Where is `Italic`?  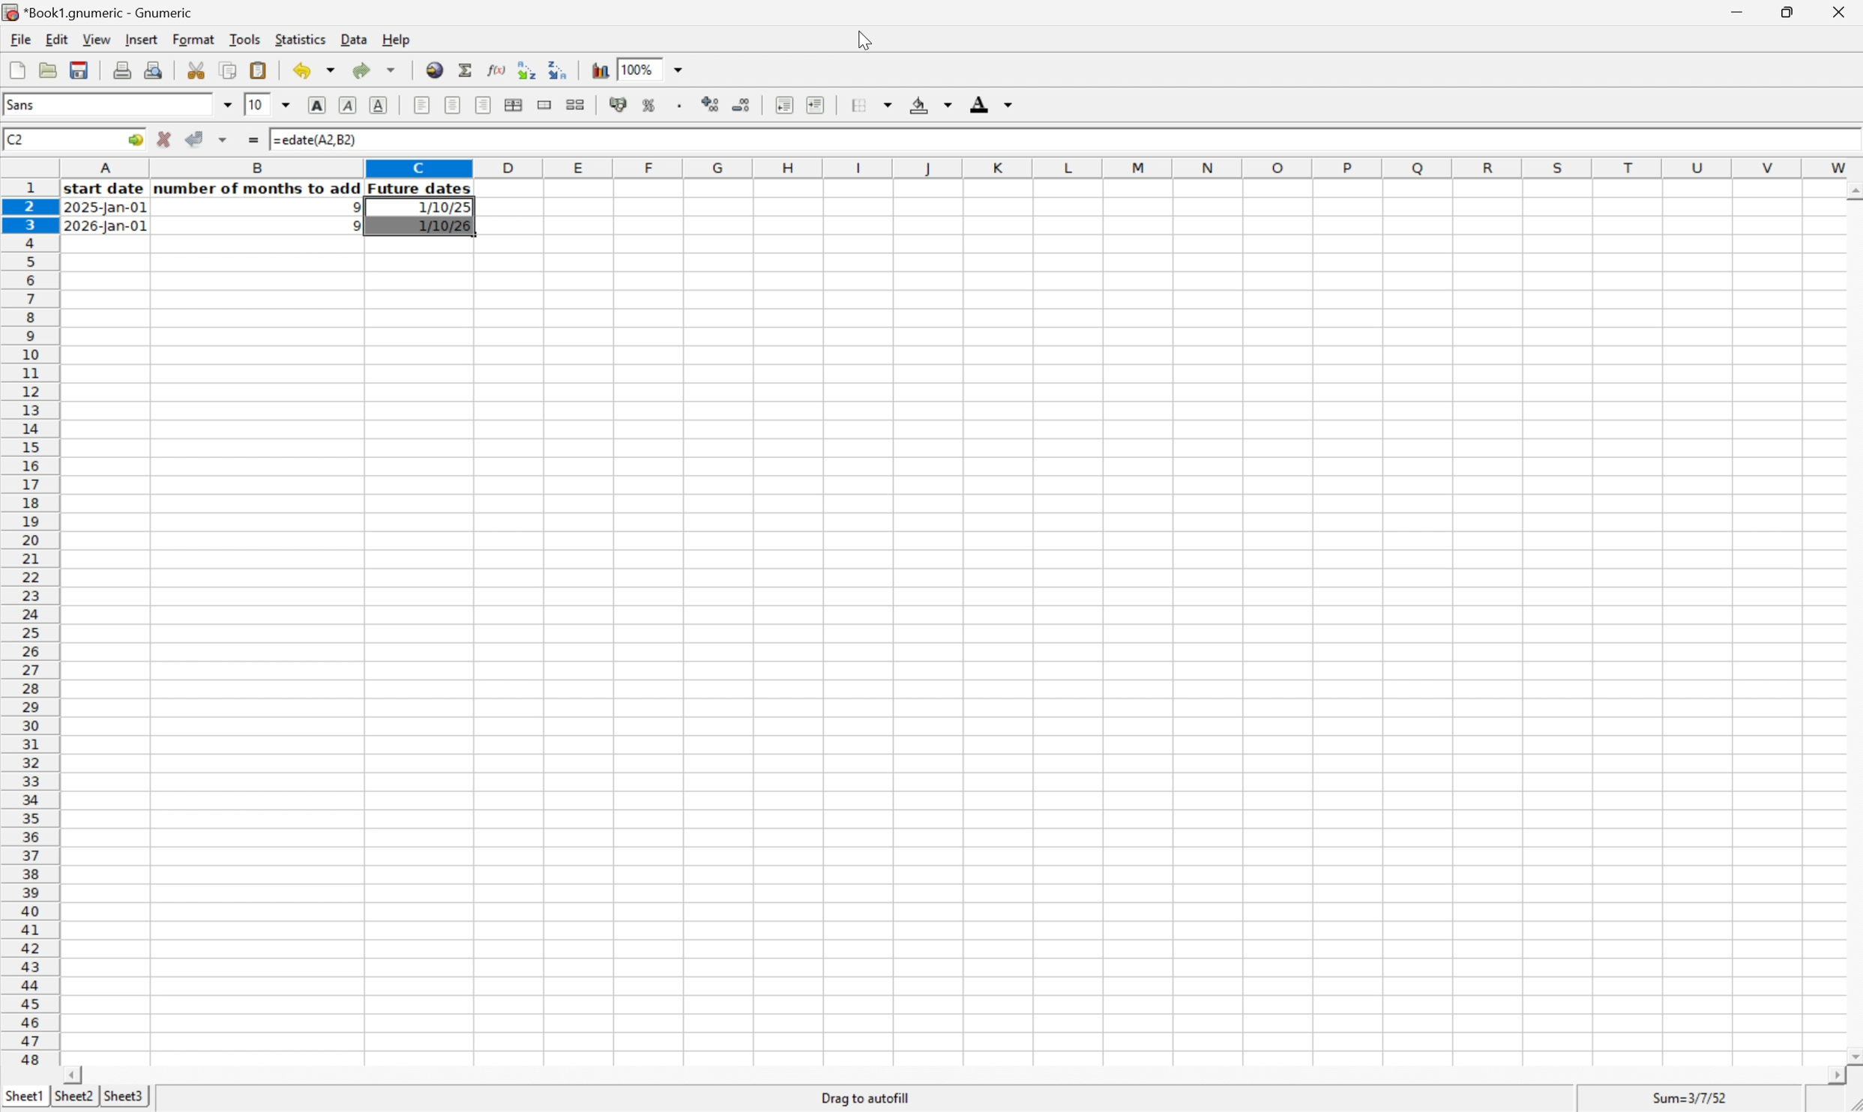
Italic is located at coordinates (349, 105).